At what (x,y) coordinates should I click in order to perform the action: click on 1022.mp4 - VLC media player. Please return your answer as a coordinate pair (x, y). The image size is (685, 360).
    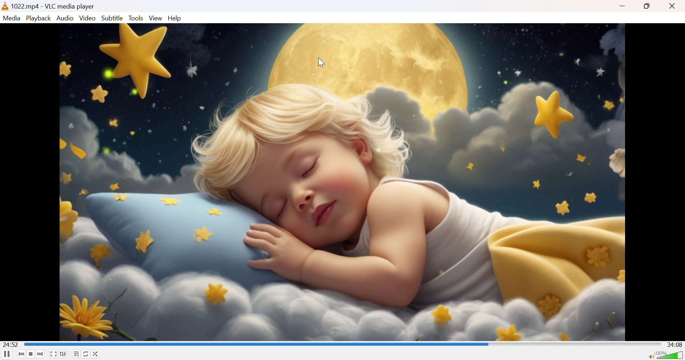
    Looking at the image, I should click on (49, 6).